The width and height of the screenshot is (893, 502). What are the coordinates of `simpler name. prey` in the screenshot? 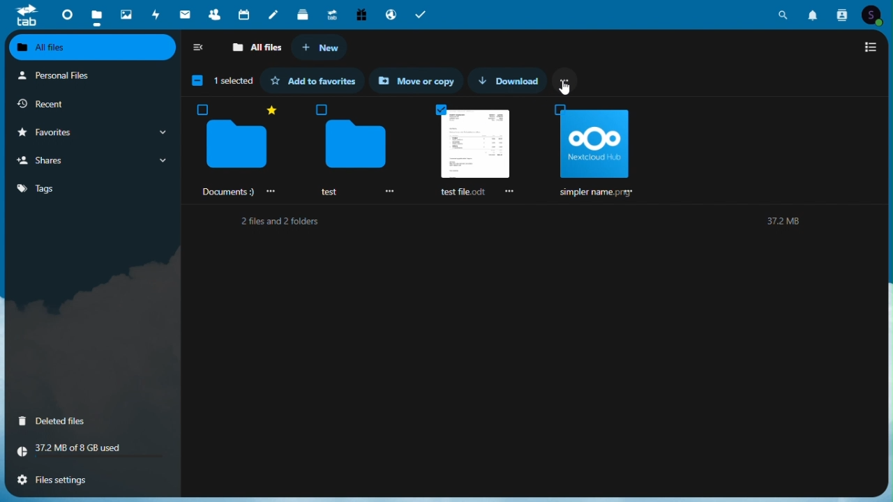 It's located at (597, 152).